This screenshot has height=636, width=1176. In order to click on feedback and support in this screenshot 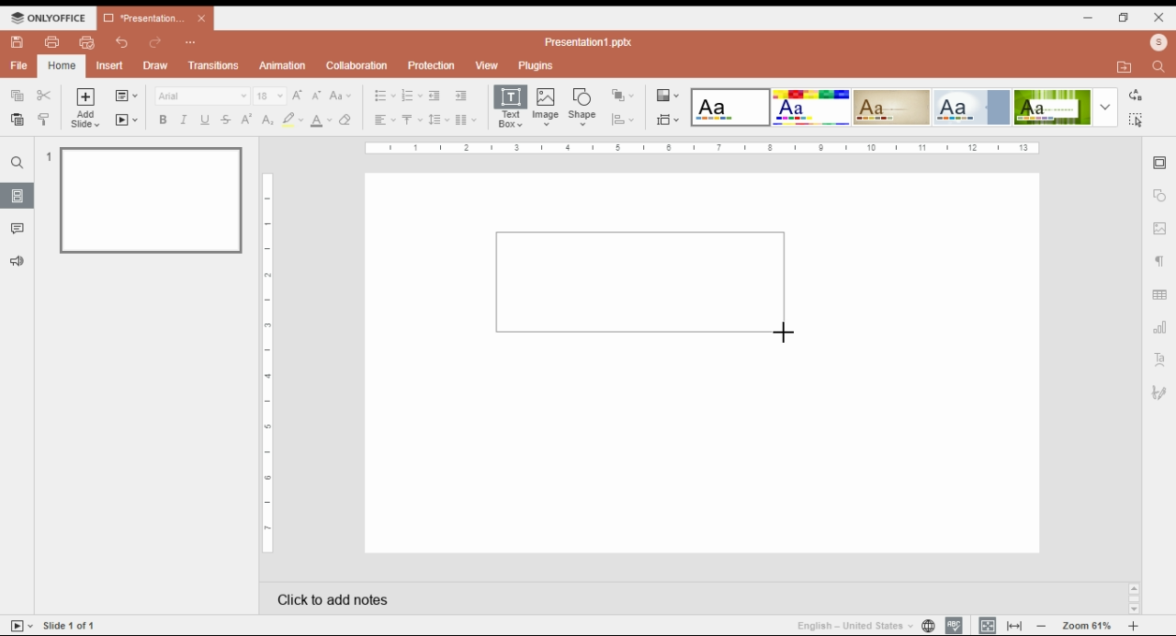, I will do `click(16, 260)`.